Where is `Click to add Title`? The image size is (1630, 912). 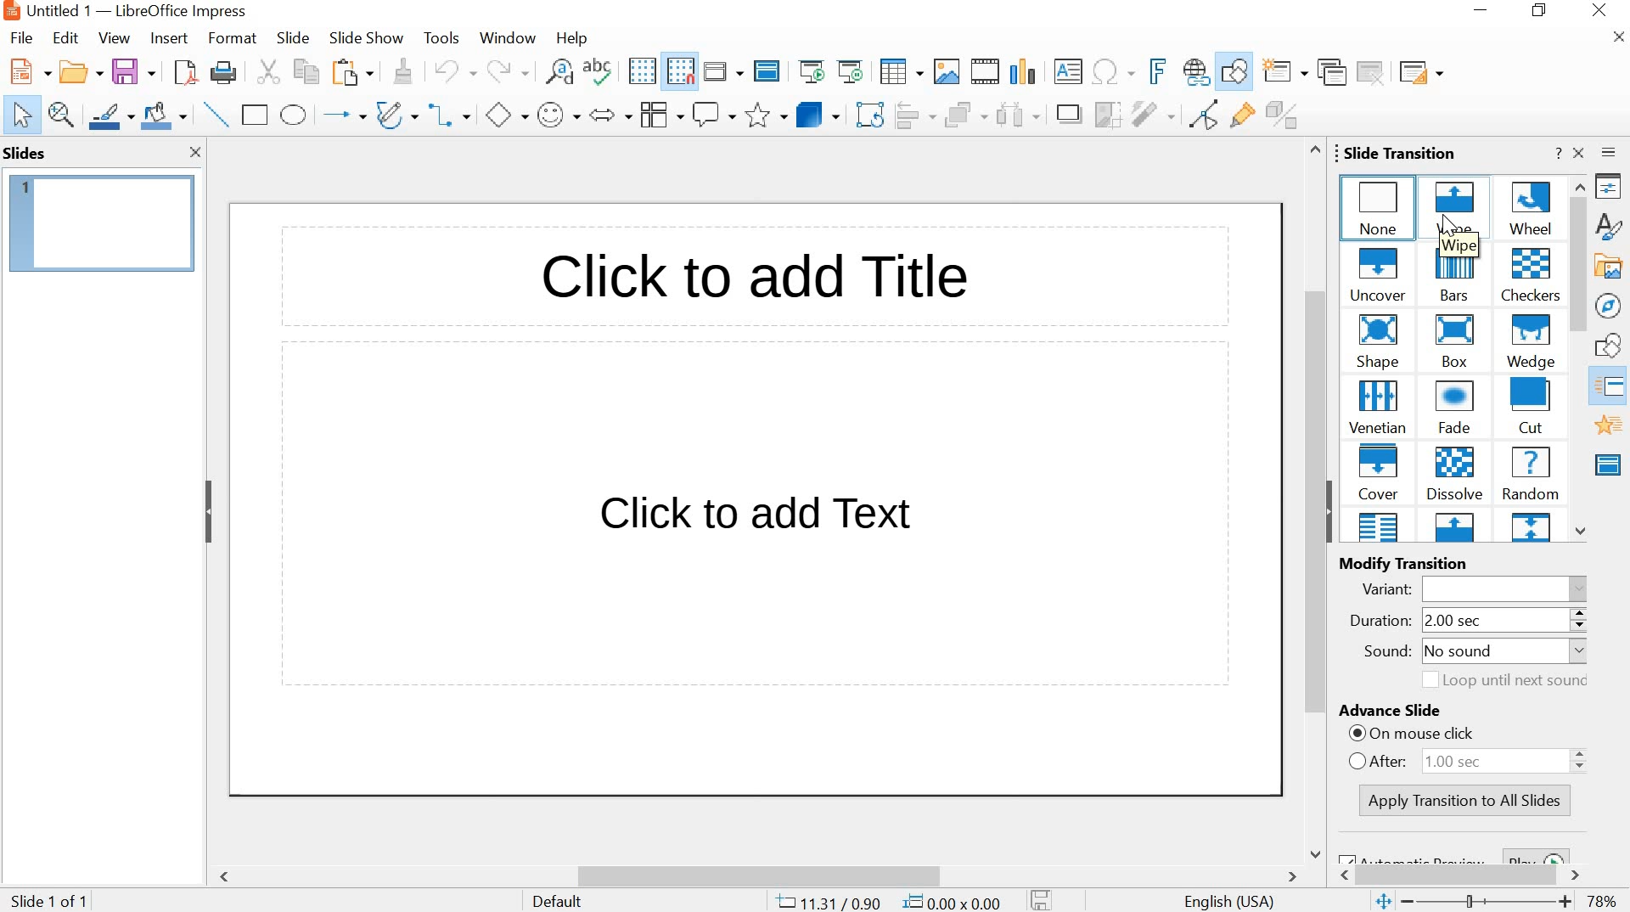
Click to add Title is located at coordinates (773, 284).